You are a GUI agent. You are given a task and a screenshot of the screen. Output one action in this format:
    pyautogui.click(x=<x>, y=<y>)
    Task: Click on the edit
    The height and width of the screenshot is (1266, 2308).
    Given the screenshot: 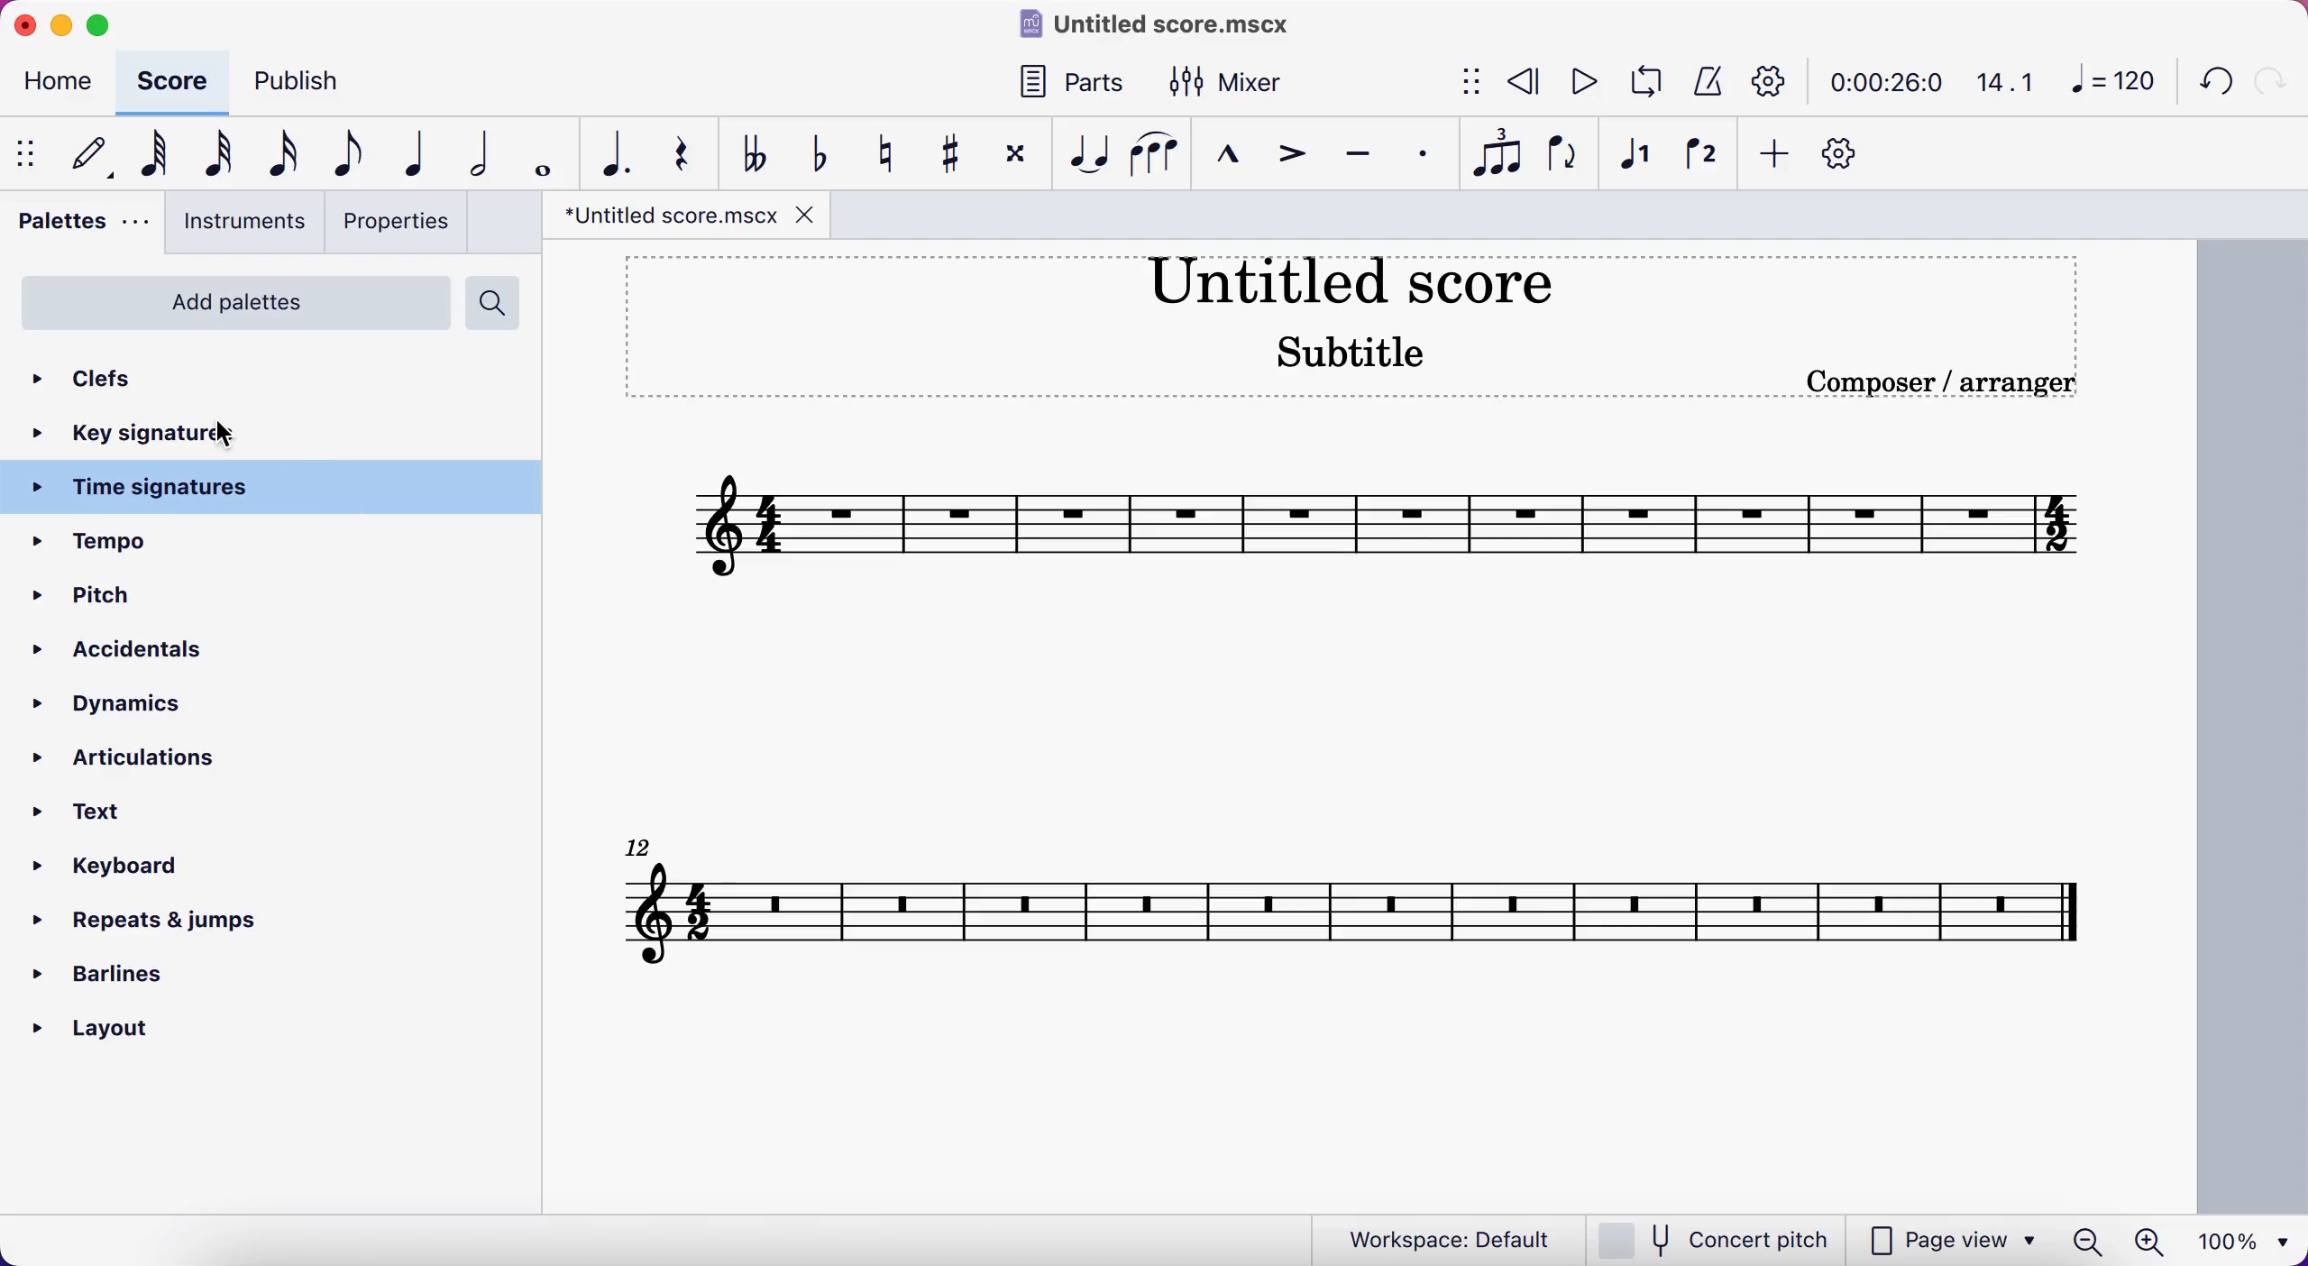 What is the action you would take?
    pyautogui.click(x=96, y=154)
    